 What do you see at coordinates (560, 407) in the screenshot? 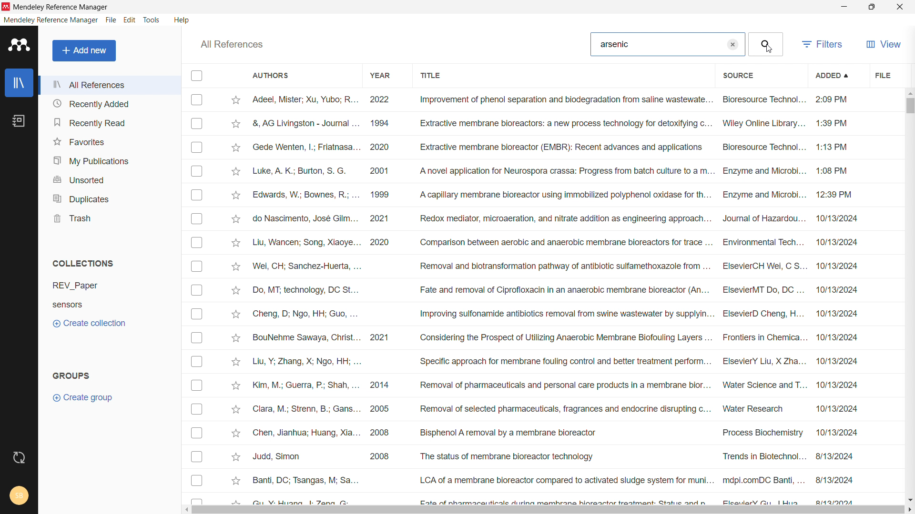
I see `Clara, M.; Strenn, B.; Gans... 2005 Removal of selected pharmaceuticals, fragrances and endocrine disrupting c... Water Research 10/13/2024` at bounding box center [560, 407].